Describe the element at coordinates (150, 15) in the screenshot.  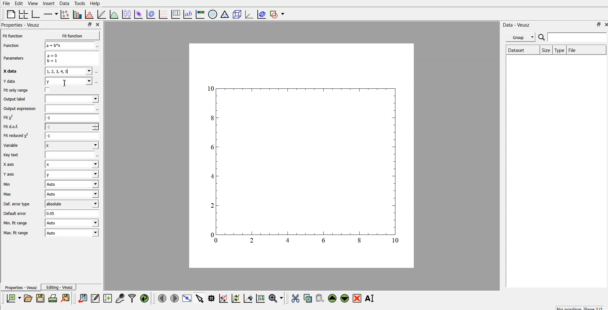
I see `plot 2d data set as contours` at that location.